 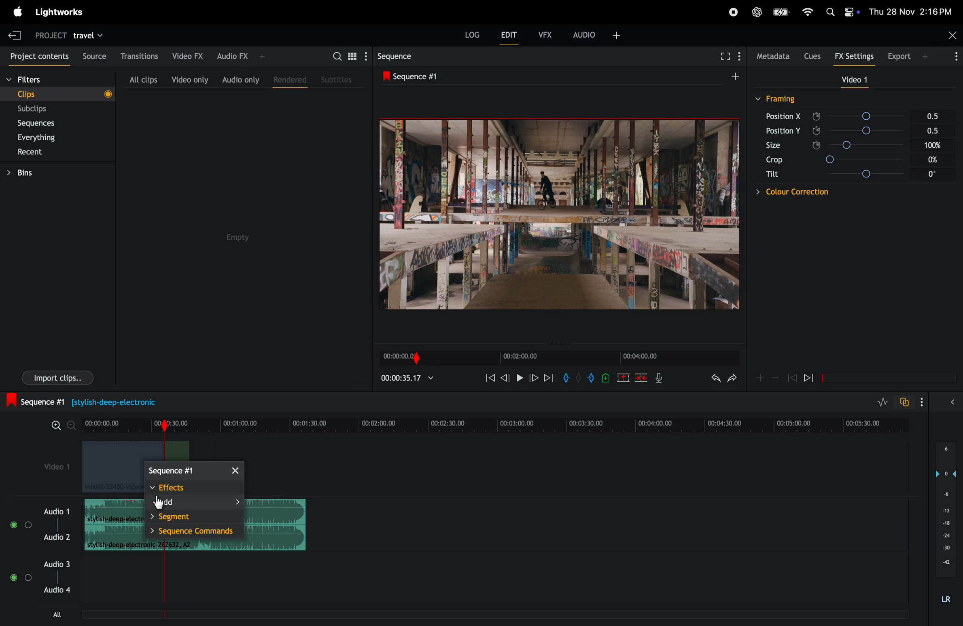 I want to click on close, so click(x=950, y=36).